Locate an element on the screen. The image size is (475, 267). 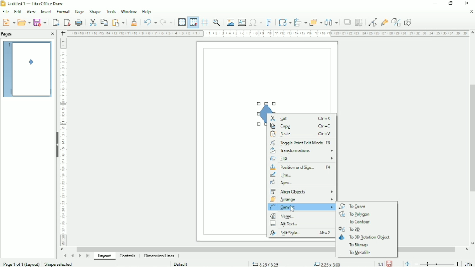
Distribute is located at coordinates (331, 22).